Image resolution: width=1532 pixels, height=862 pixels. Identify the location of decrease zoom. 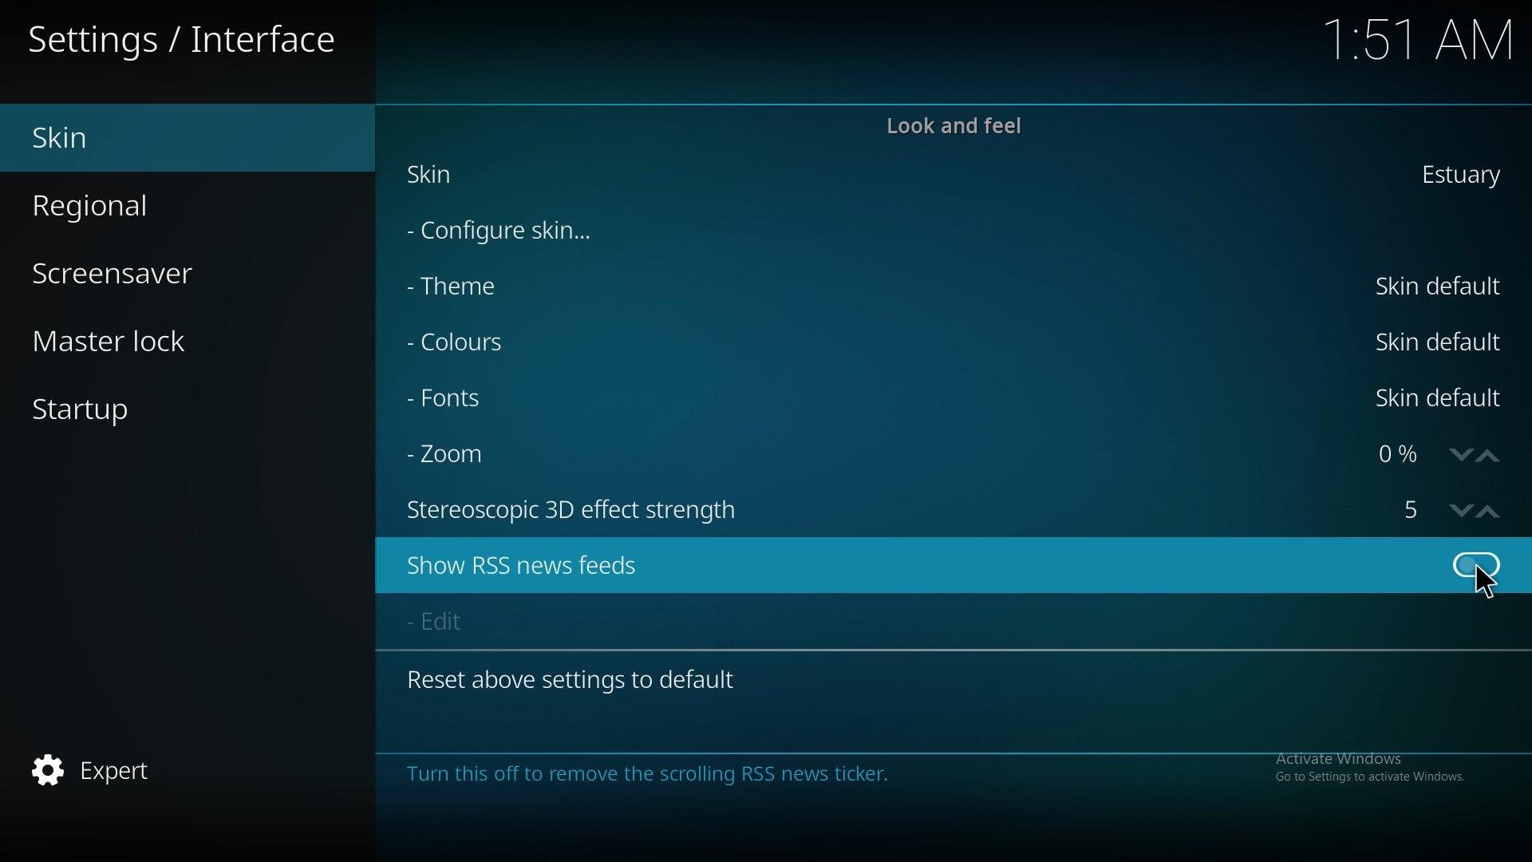
(1457, 457).